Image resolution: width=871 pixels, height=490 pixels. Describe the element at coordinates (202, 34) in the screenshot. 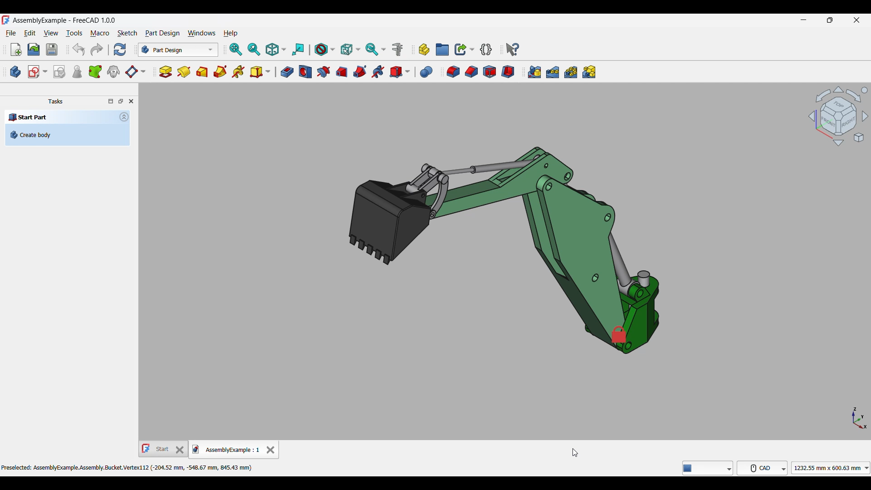

I see `Windows menu` at that location.